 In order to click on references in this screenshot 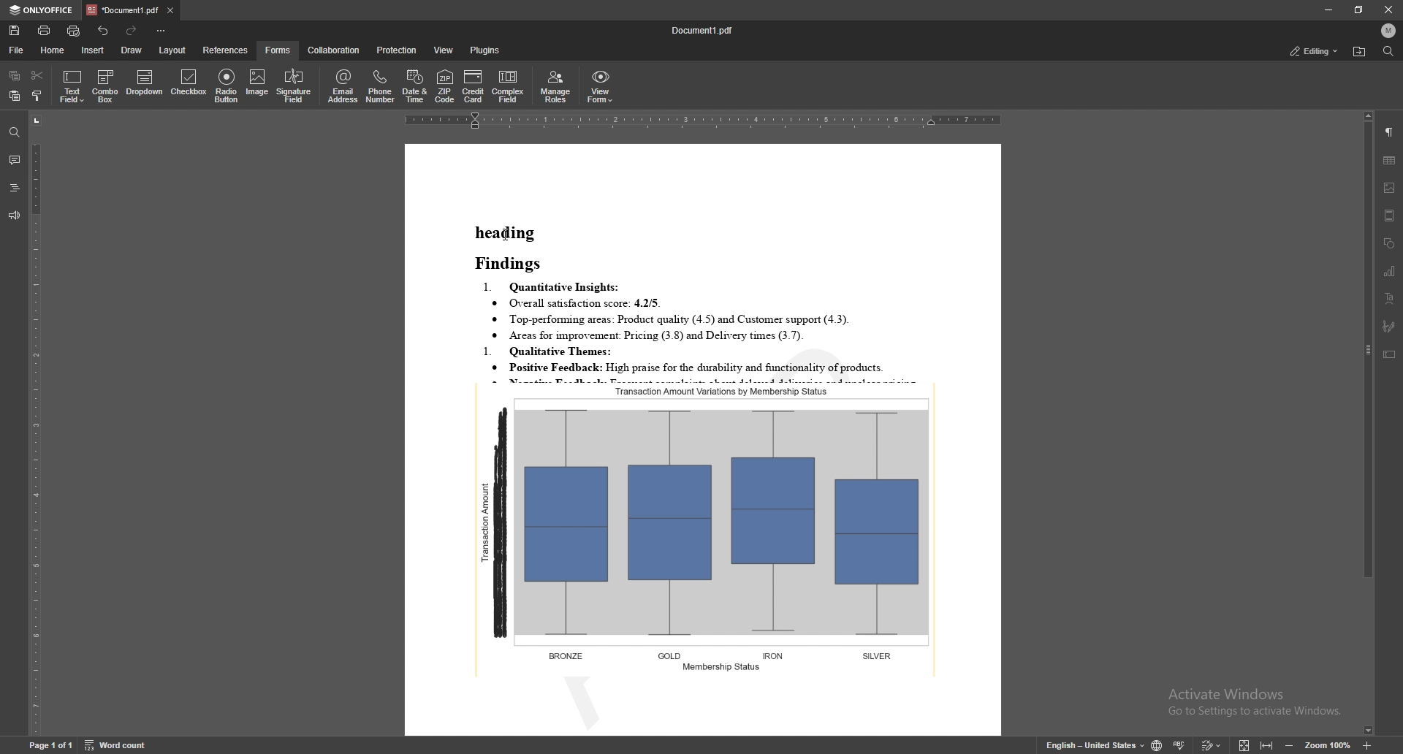, I will do `click(225, 50)`.